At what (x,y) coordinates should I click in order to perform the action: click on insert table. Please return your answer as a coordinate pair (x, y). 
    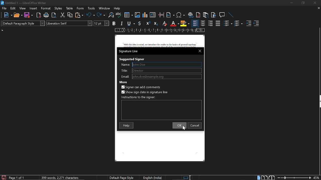
    Looking at the image, I should click on (128, 15).